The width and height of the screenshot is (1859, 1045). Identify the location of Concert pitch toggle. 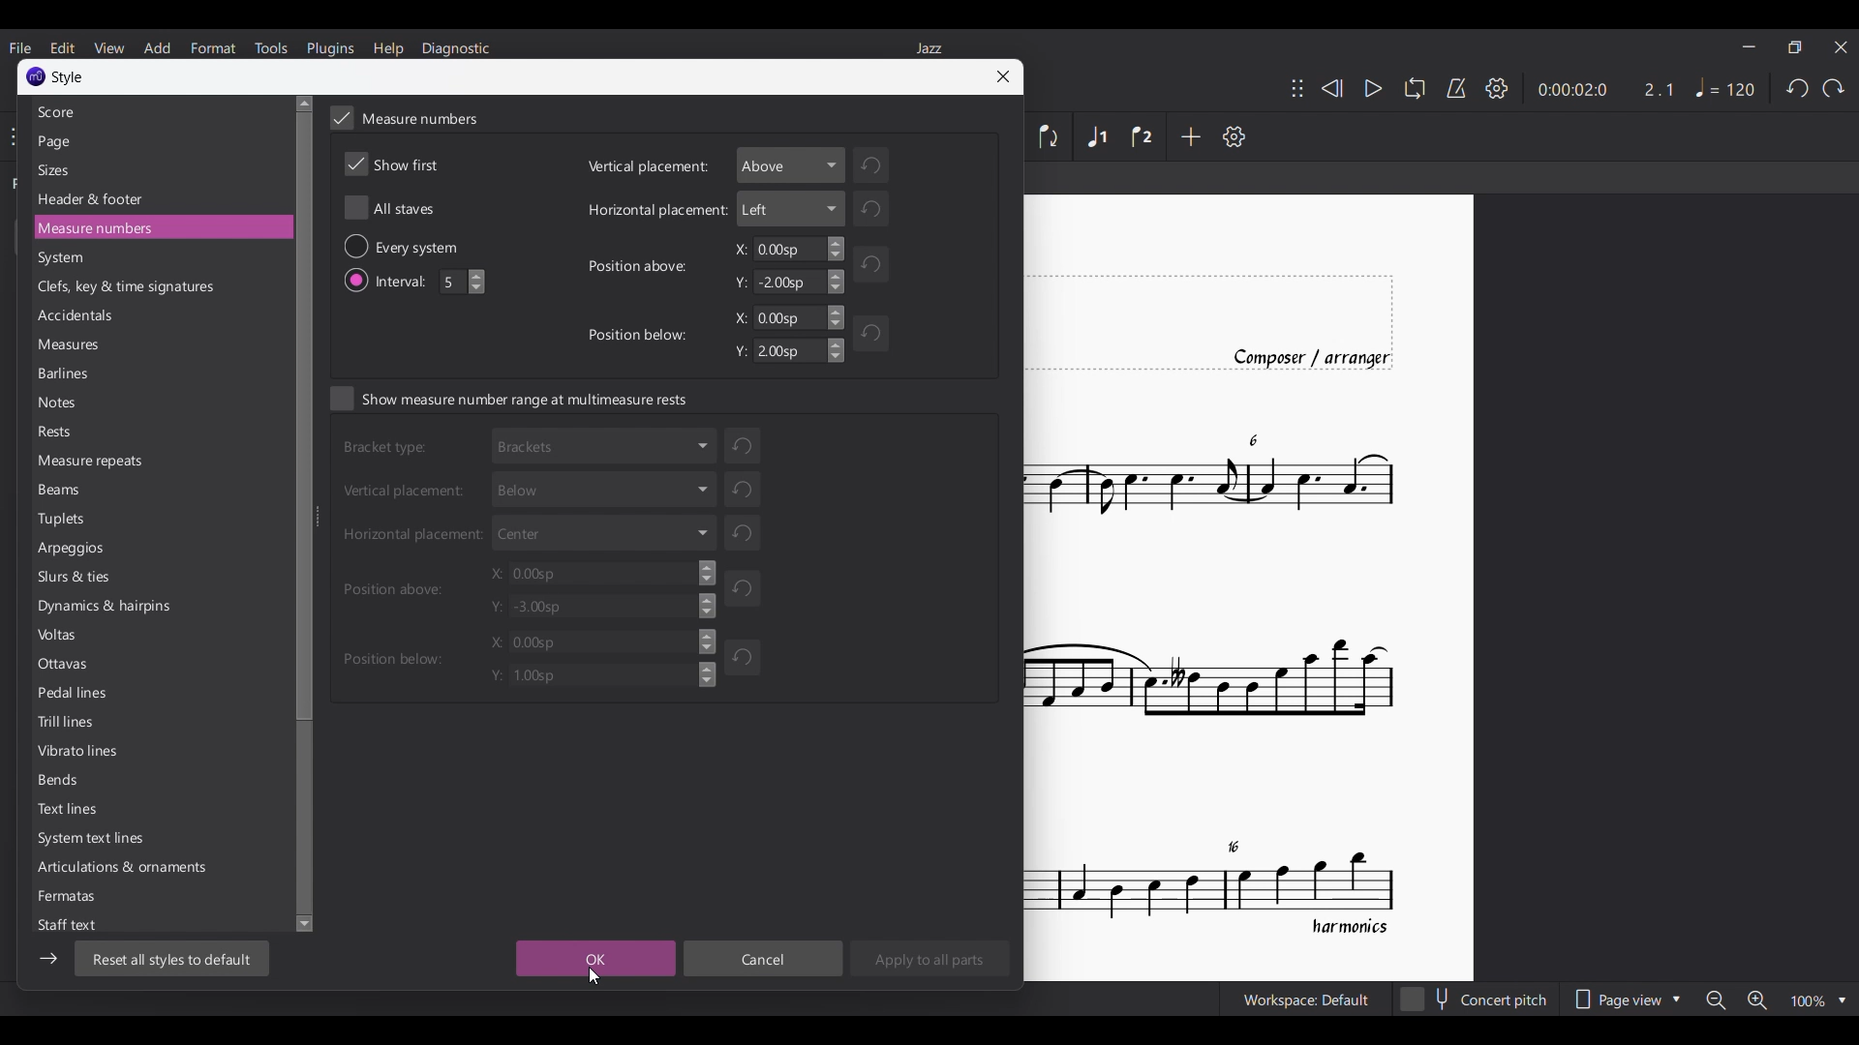
(1476, 999).